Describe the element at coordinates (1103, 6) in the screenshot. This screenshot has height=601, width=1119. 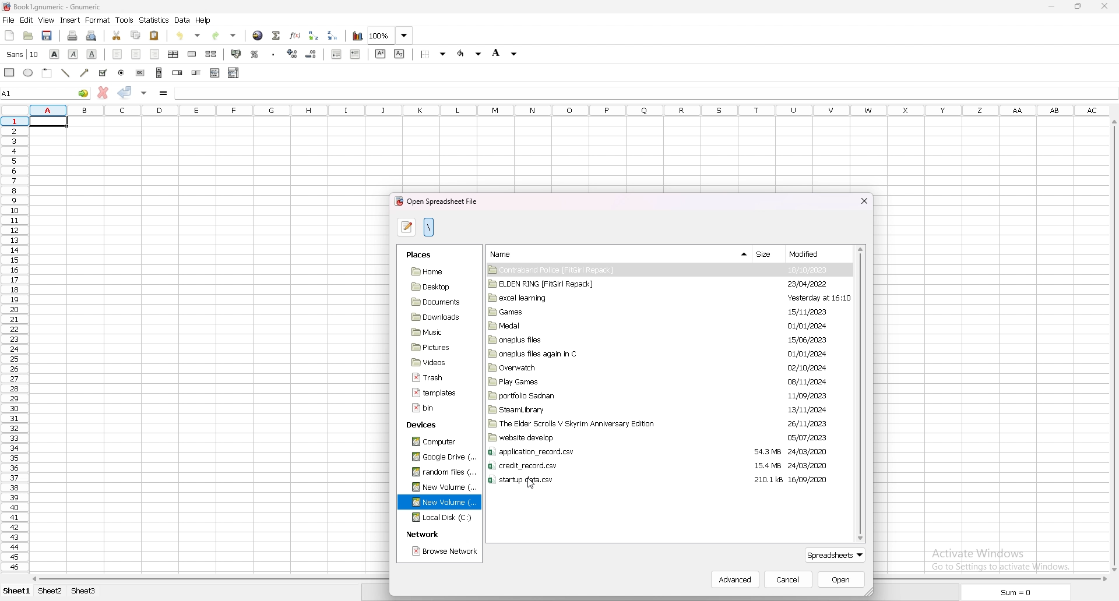
I see `close` at that location.